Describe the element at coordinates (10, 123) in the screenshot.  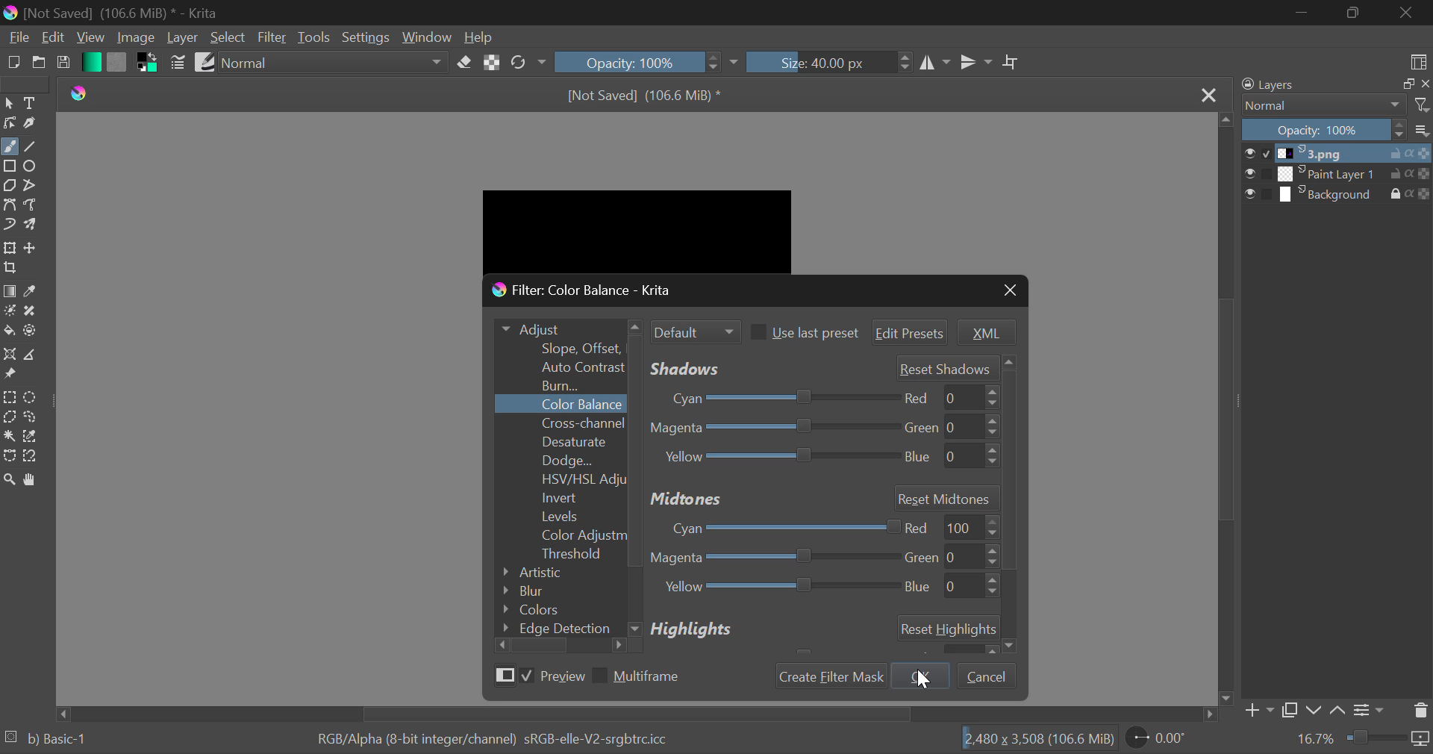
I see `Edit Shapes` at that location.